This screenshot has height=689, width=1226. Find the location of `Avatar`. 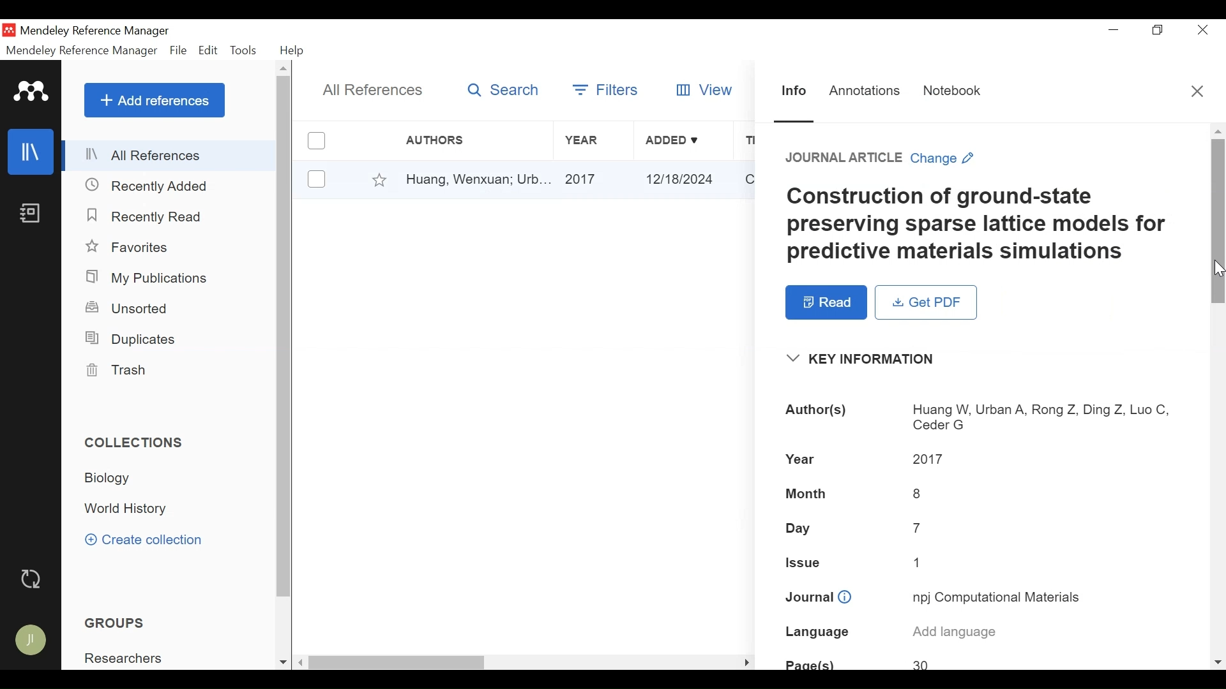

Avatar is located at coordinates (30, 640).